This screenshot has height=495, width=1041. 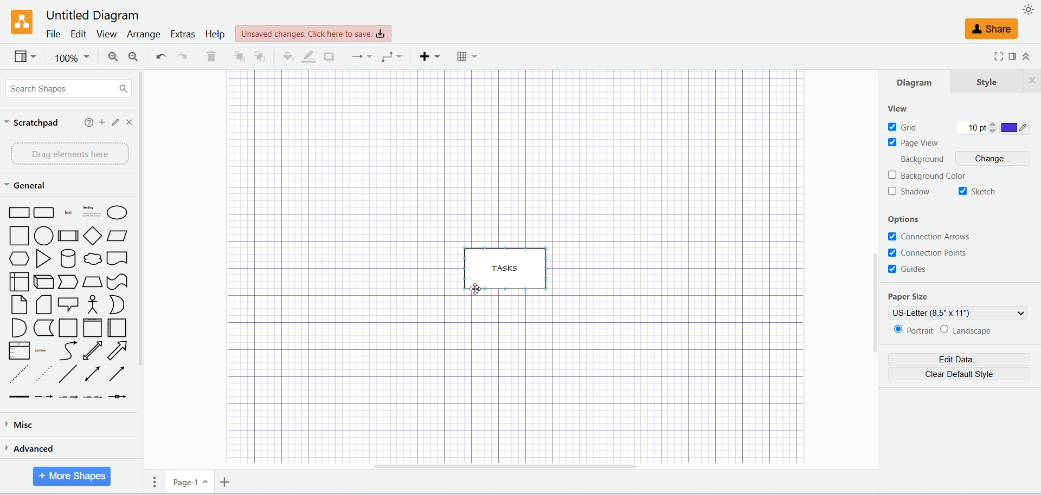 I want to click on Parallelogram, so click(x=118, y=236).